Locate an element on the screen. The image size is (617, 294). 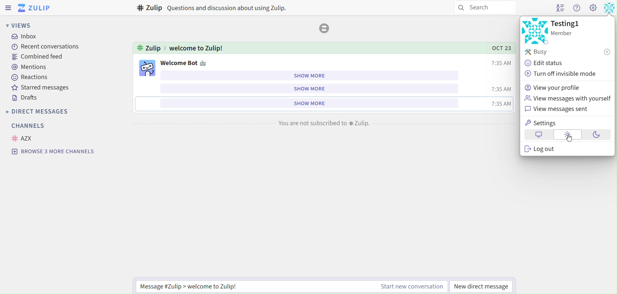
recent conversations is located at coordinates (45, 47).